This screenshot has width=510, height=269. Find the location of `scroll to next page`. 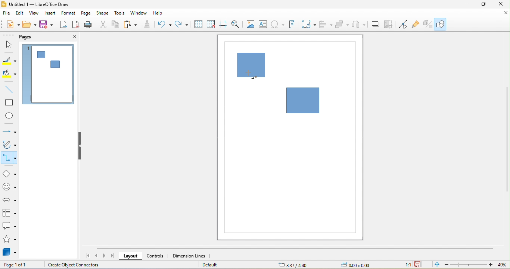

scroll to next page is located at coordinates (105, 256).